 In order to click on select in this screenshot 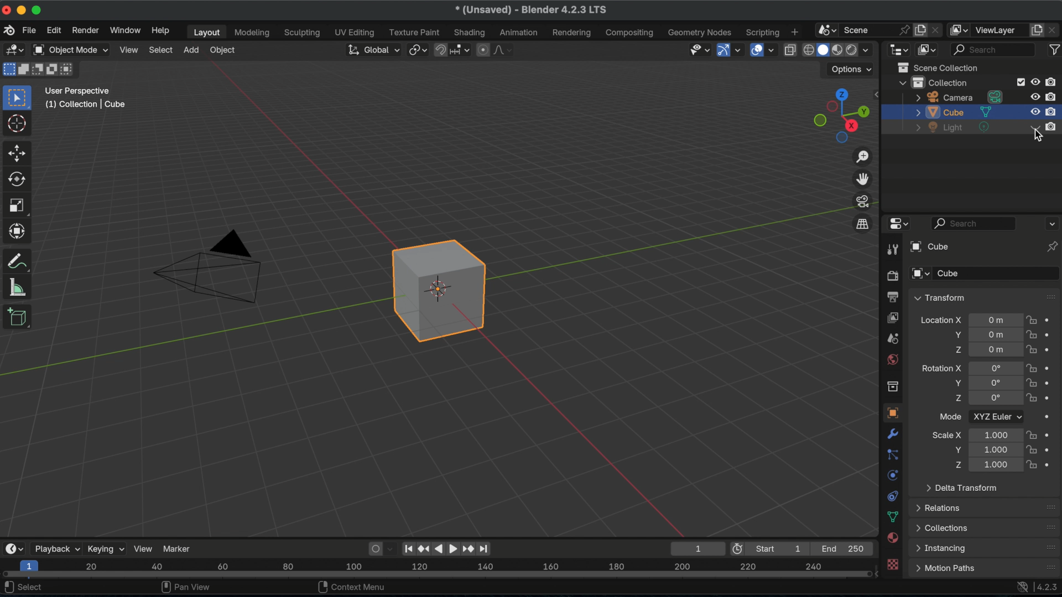, I will do `click(161, 50)`.